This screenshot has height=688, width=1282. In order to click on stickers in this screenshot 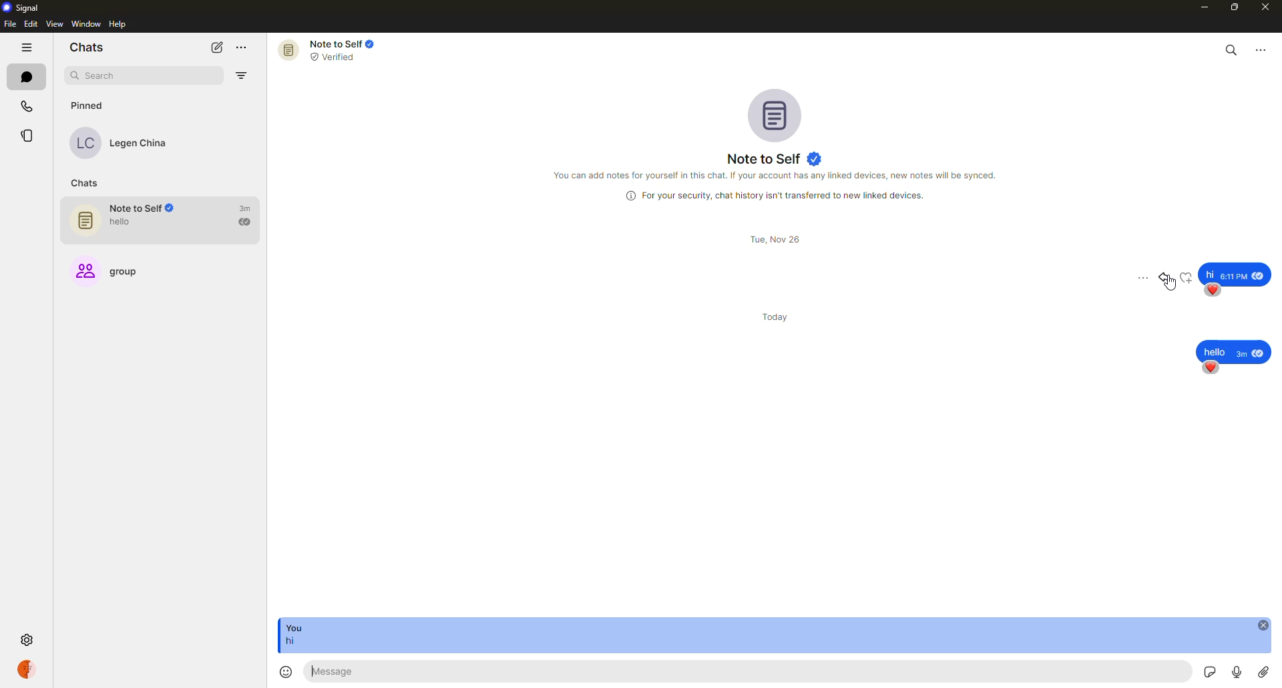, I will do `click(1201, 669)`.